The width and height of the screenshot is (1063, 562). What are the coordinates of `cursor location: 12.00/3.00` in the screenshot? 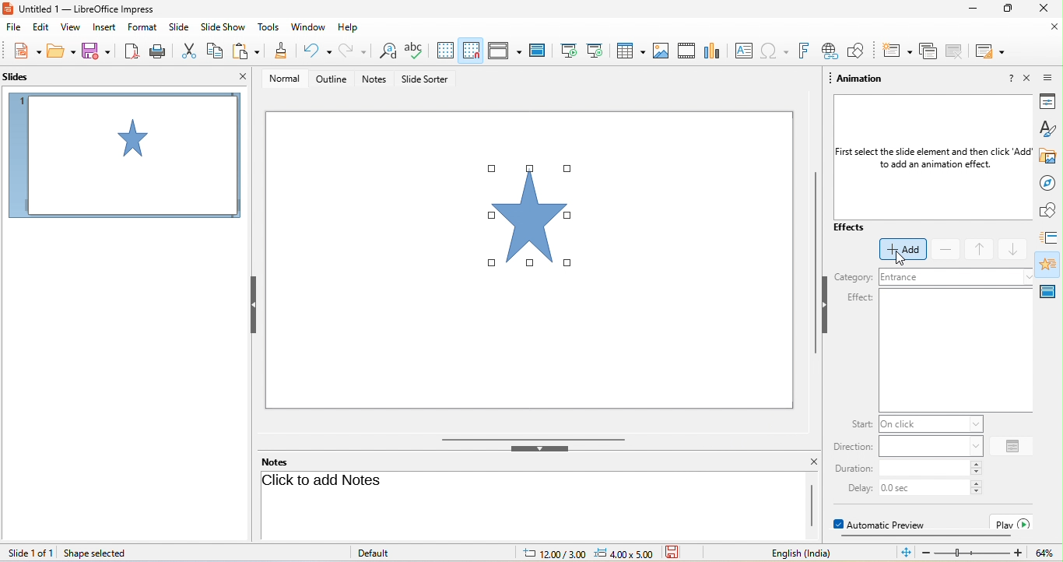 It's located at (553, 554).